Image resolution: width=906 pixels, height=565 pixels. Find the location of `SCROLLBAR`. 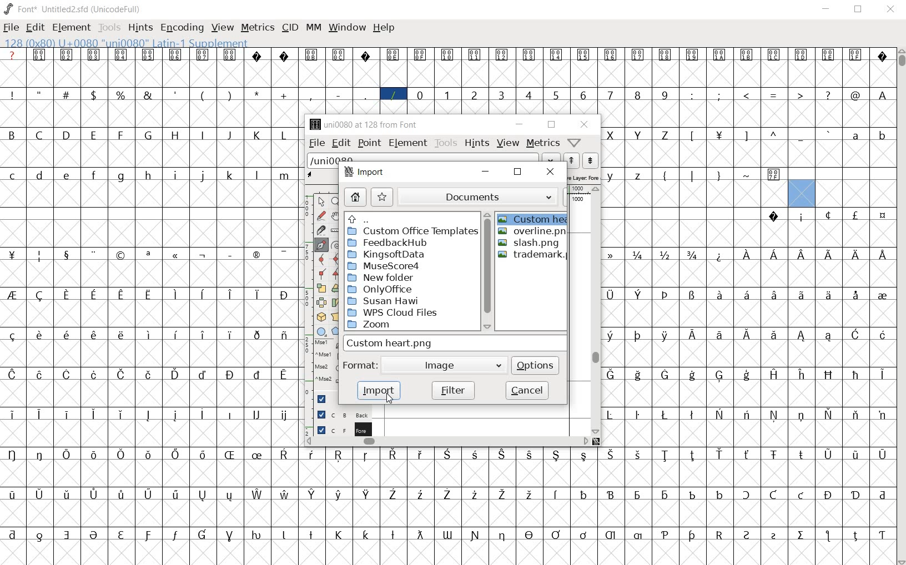

SCROLLBAR is located at coordinates (900, 307).